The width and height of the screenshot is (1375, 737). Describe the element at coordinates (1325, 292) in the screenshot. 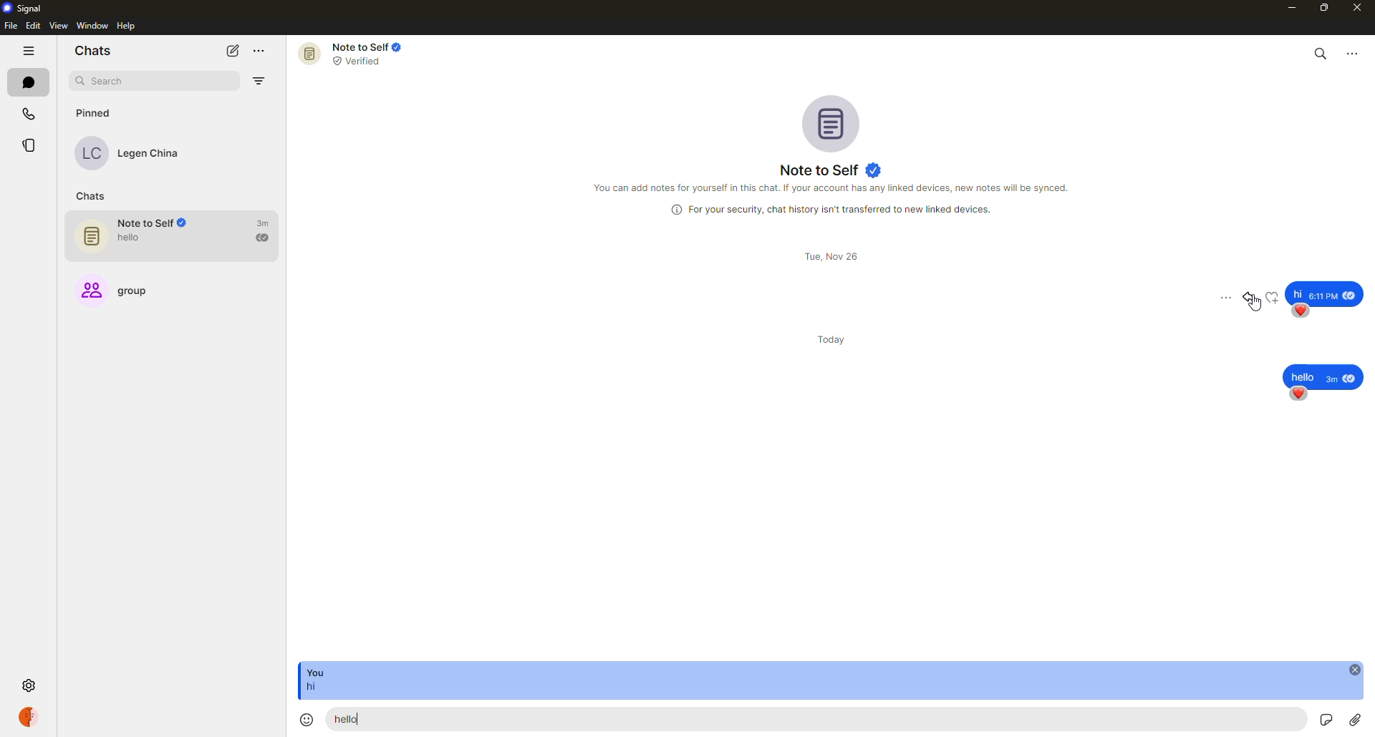

I see `message` at that location.